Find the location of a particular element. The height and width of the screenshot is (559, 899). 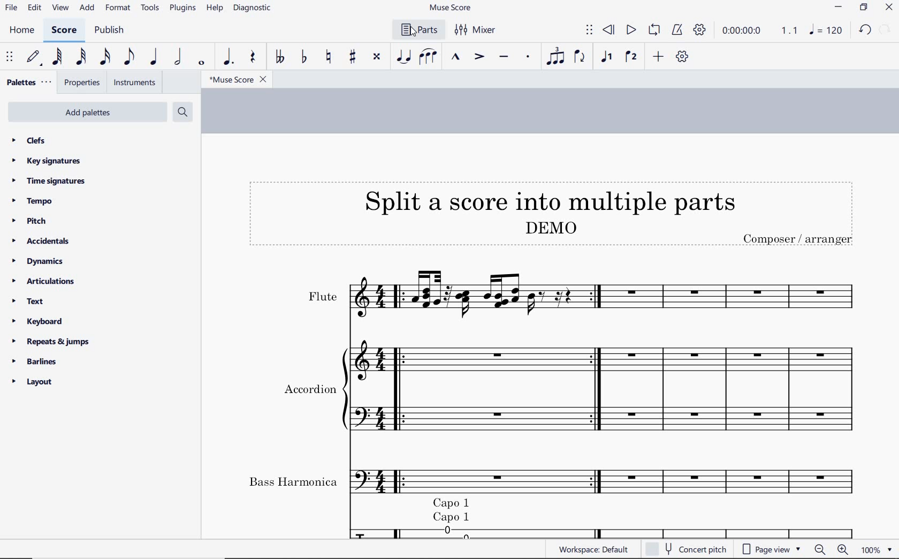

articulations is located at coordinates (42, 282).